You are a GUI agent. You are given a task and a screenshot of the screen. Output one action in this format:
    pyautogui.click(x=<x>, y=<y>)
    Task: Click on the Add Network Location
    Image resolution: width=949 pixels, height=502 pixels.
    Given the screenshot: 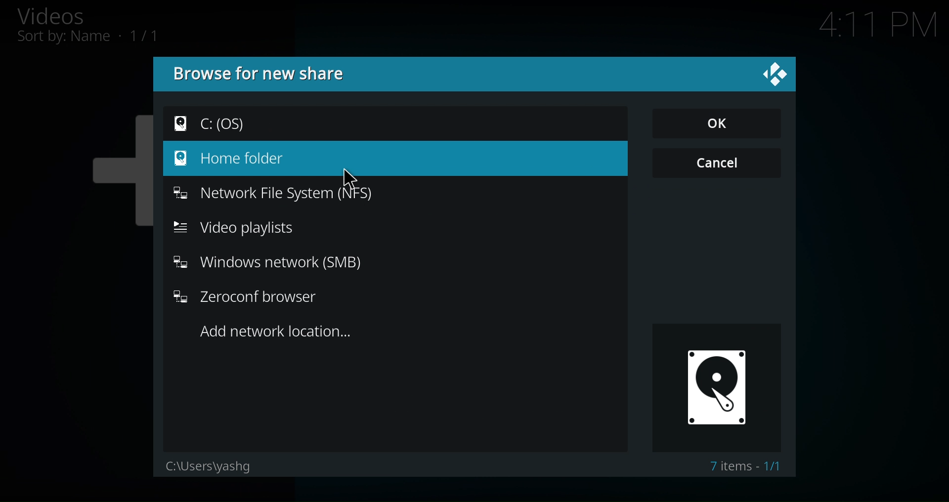 What is the action you would take?
    pyautogui.click(x=281, y=333)
    